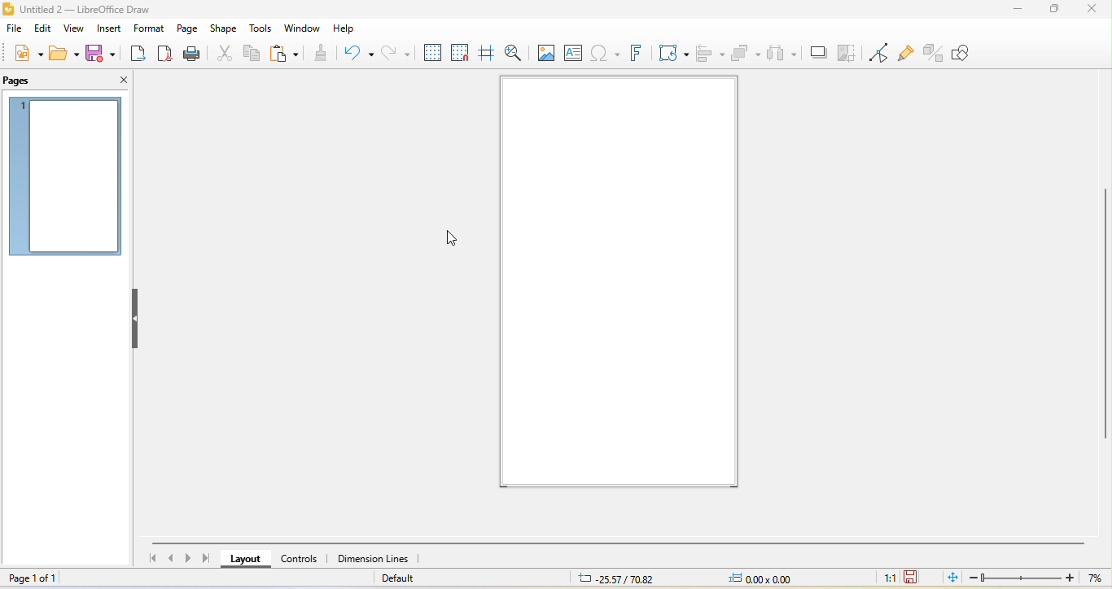 This screenshot has width=1112, height=589. Describe the element at coordinates (72, 30) in the screenshot. I see `view` at that location.